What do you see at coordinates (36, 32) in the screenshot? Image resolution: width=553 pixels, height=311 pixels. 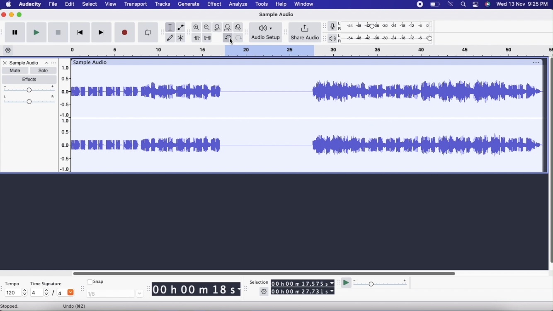 I see `Play` at bounding box center [36, 32].